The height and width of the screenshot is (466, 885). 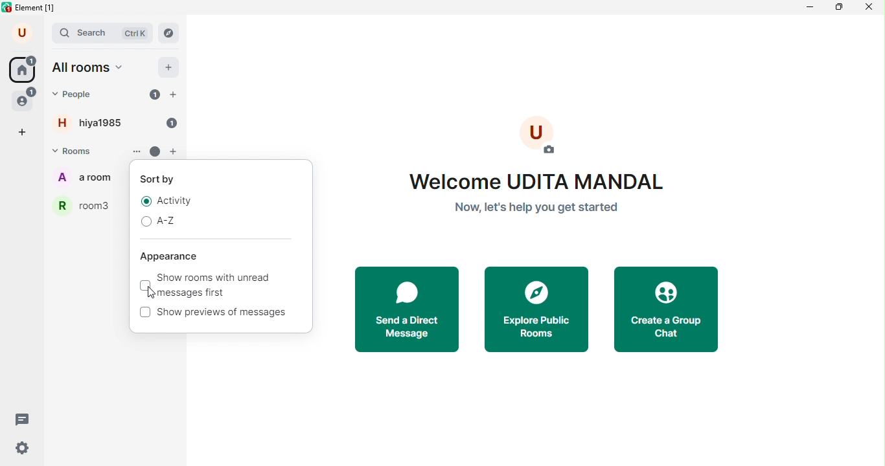 I want to click on close, so click(x=868, y=8).